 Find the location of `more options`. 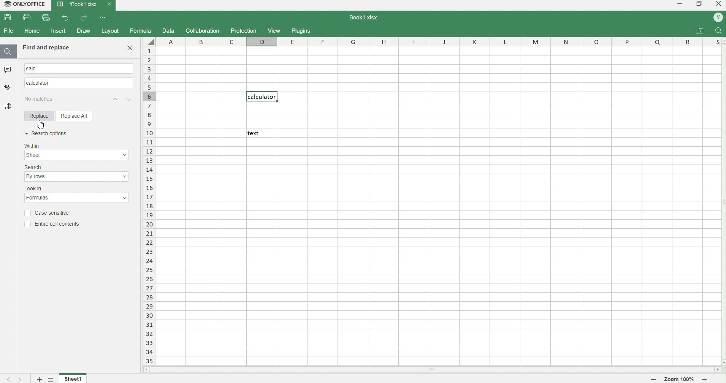

more options is located at coordinates (104, 18).